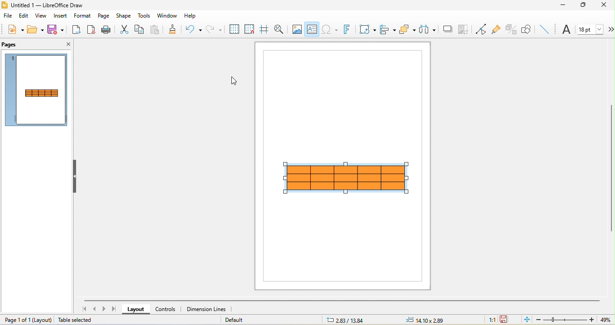  Describe the element at coordinates (605, 320) in the screenshot. I see `49%` at that location.